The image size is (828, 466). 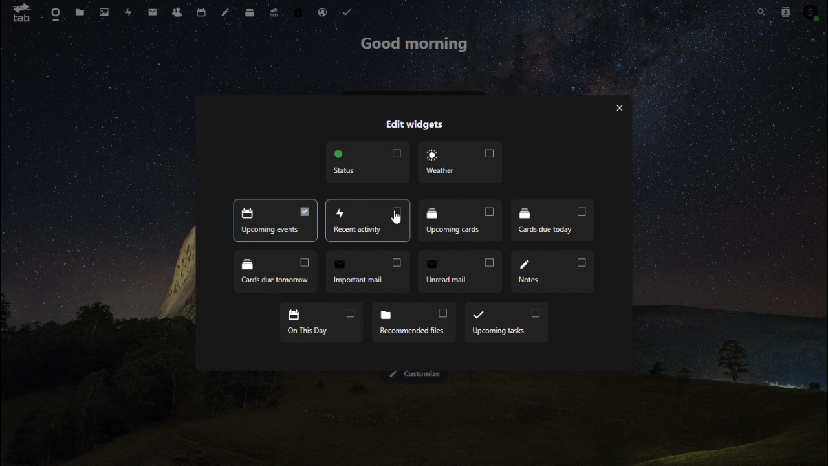 I want to click on Upcoming events, so click(x=367, y=220).